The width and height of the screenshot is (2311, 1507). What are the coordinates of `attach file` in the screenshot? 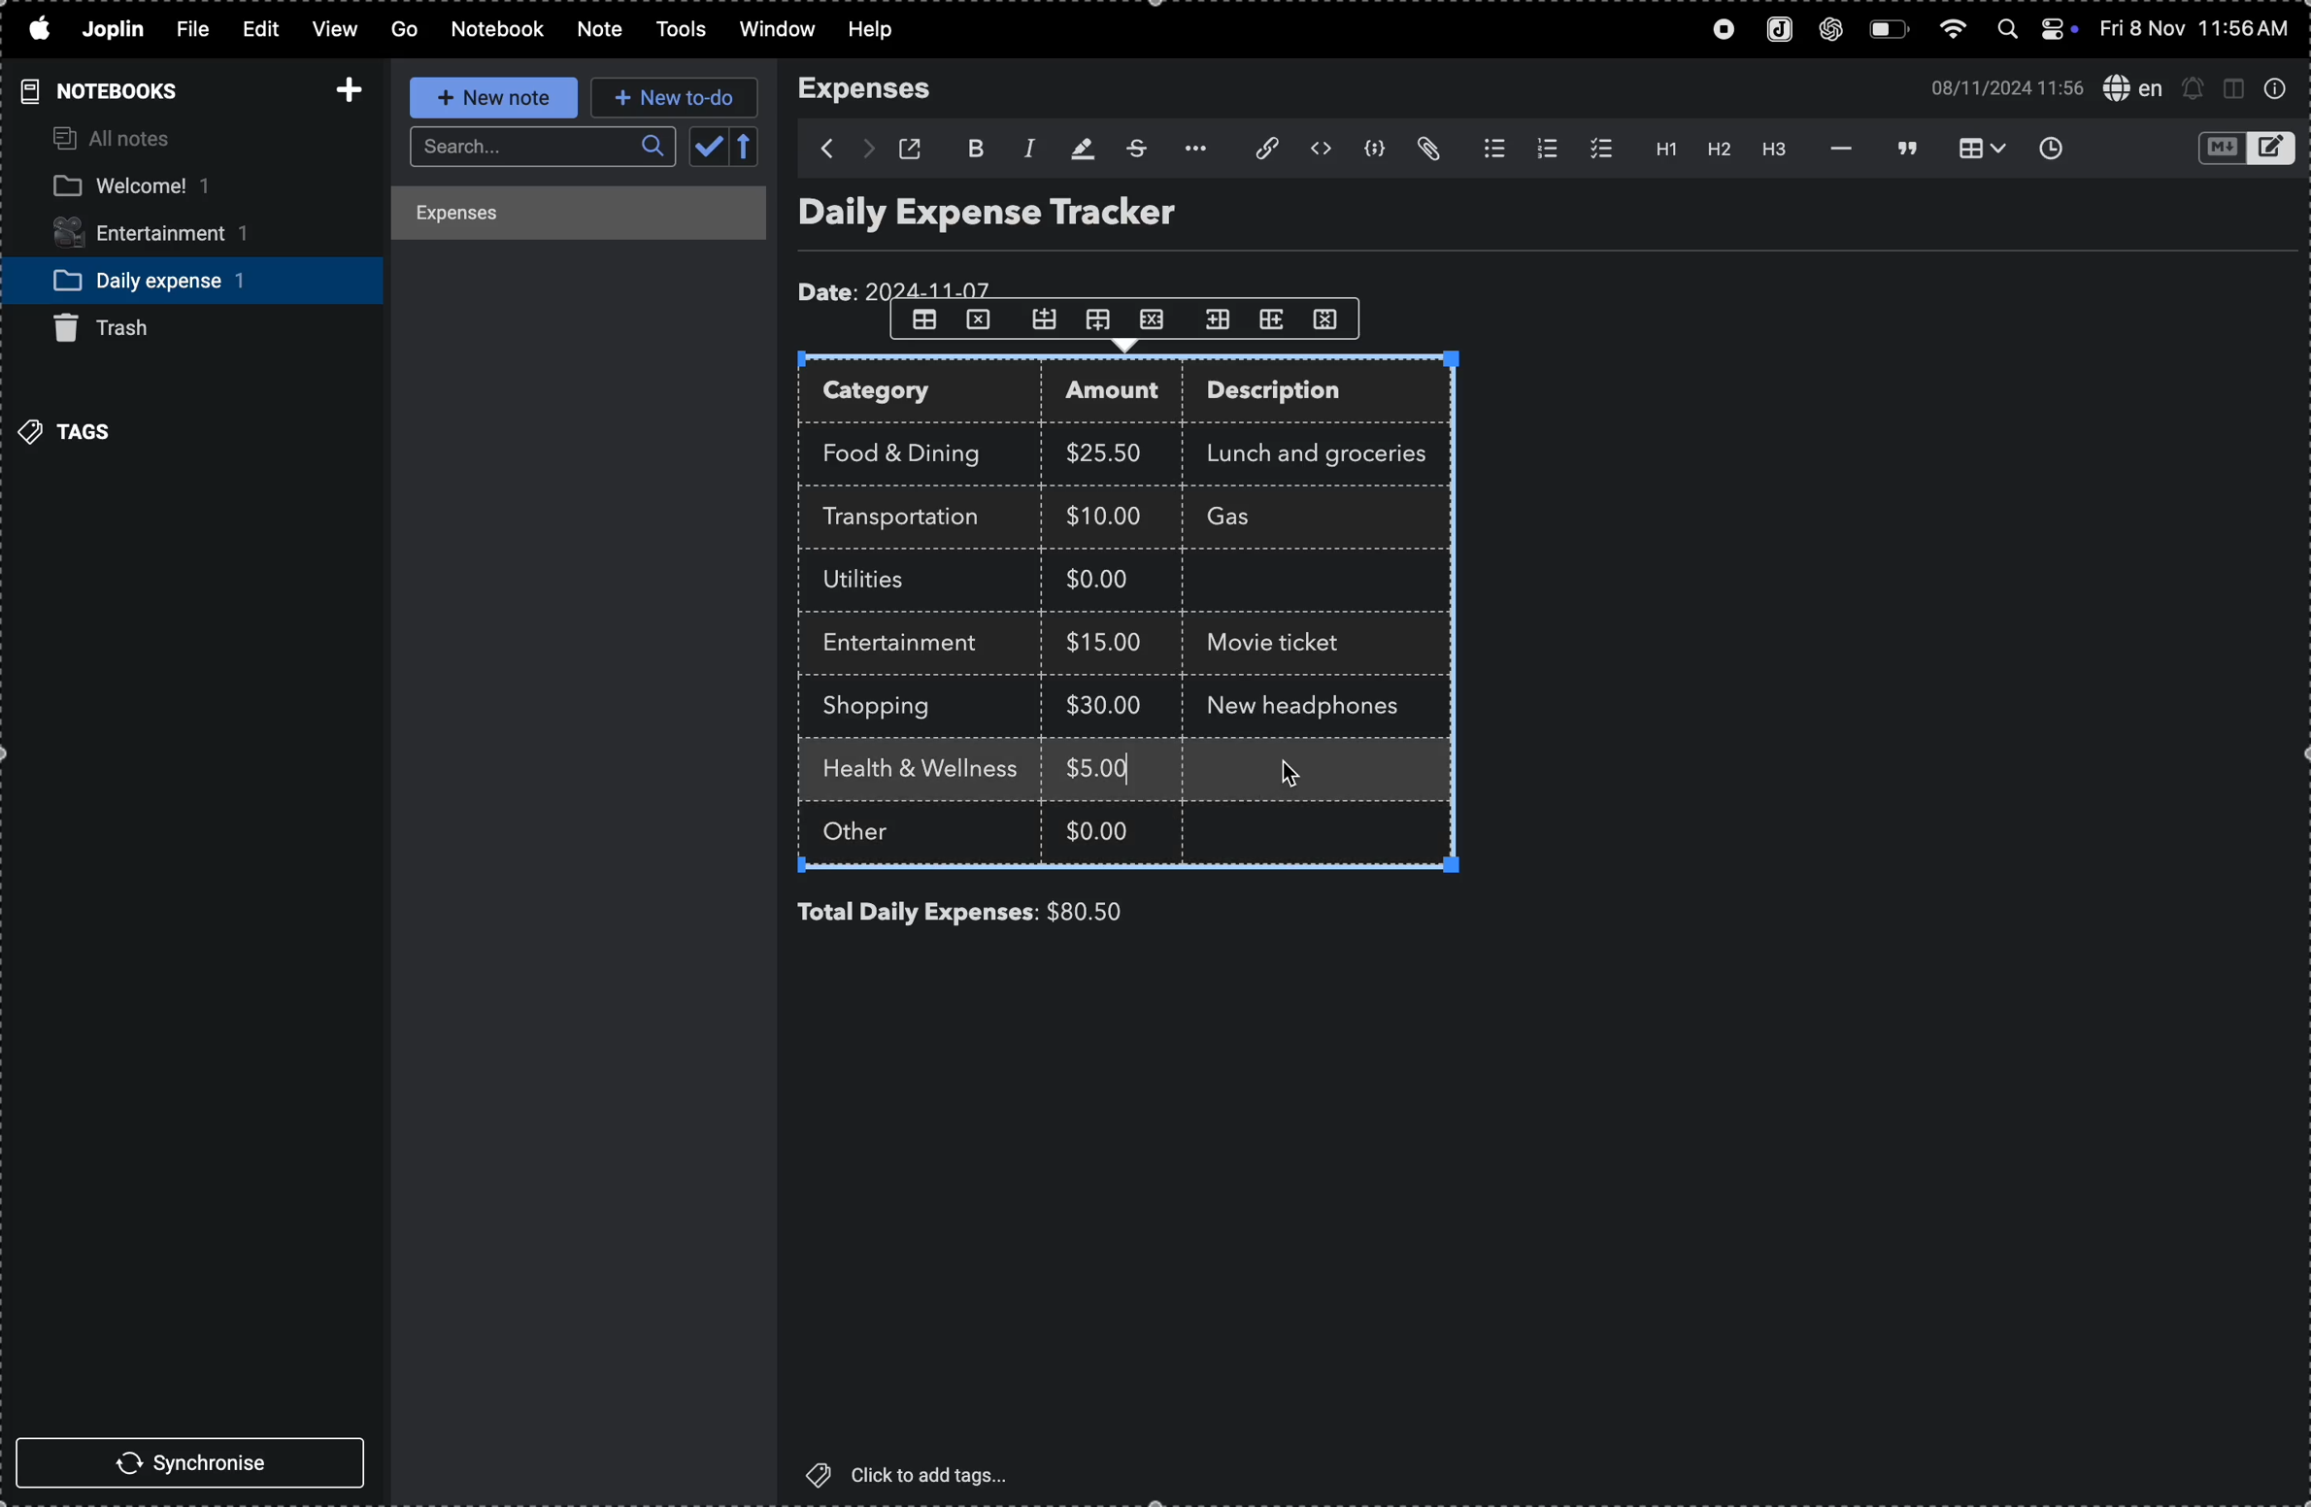 It's located at (1256, 150).